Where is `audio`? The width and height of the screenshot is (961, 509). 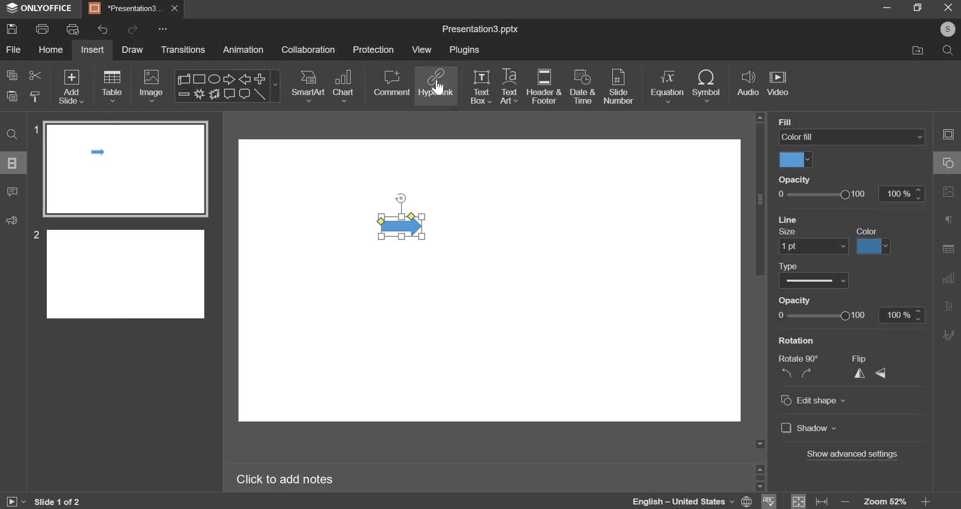
audio is located at coordinates (749, 83).